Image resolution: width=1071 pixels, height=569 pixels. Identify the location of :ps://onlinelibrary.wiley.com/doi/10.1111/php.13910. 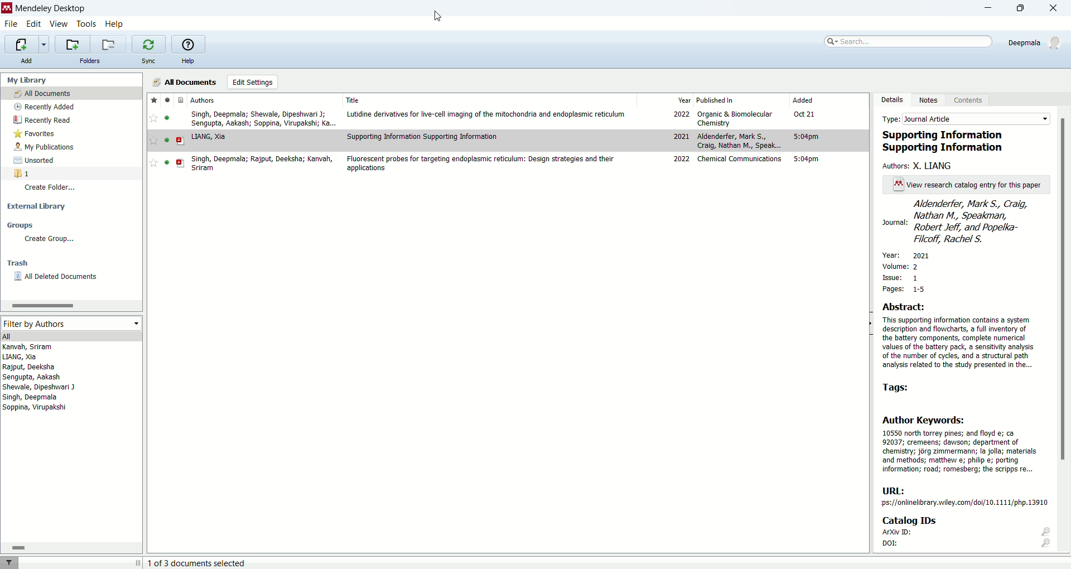
(964, 503).